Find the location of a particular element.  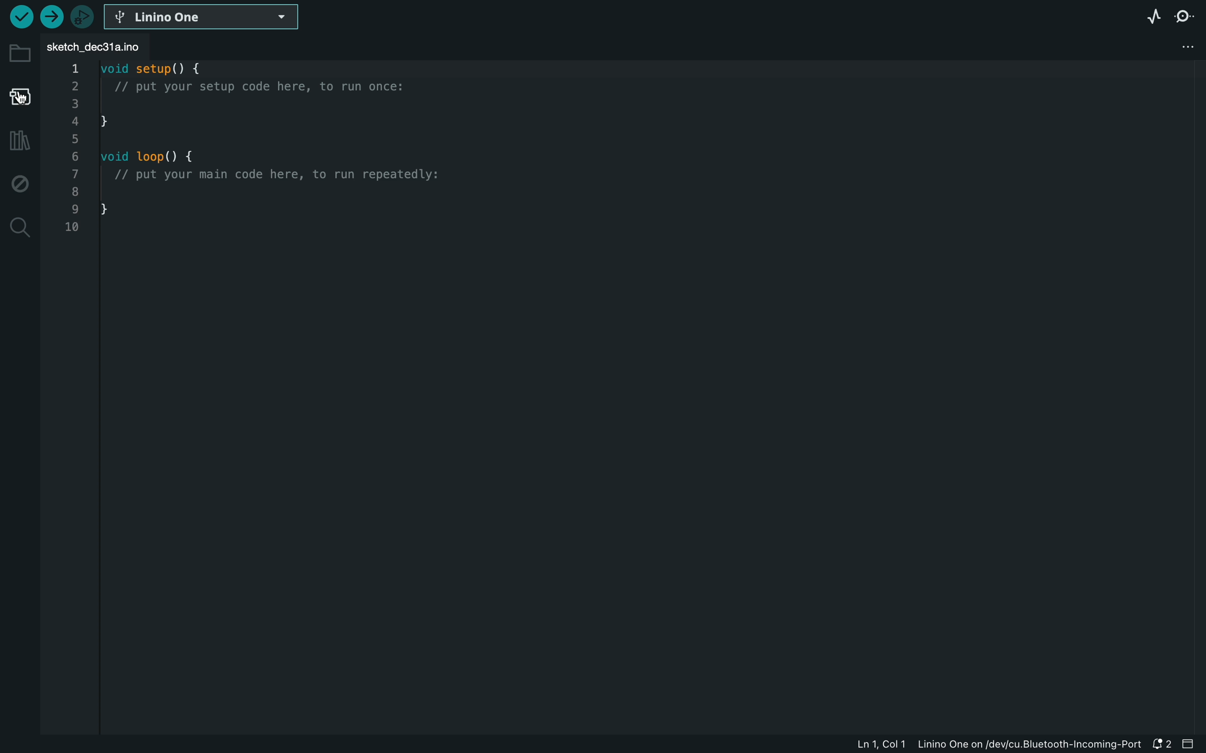

file setting is located at coordinates (1178, 47).